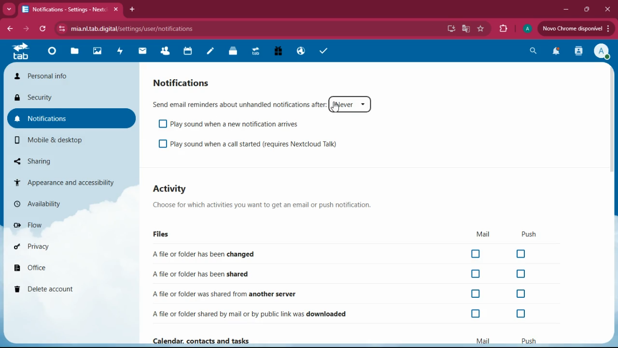 This screenshot has width=618, height=348. I want to click on search, so click(534, 50).